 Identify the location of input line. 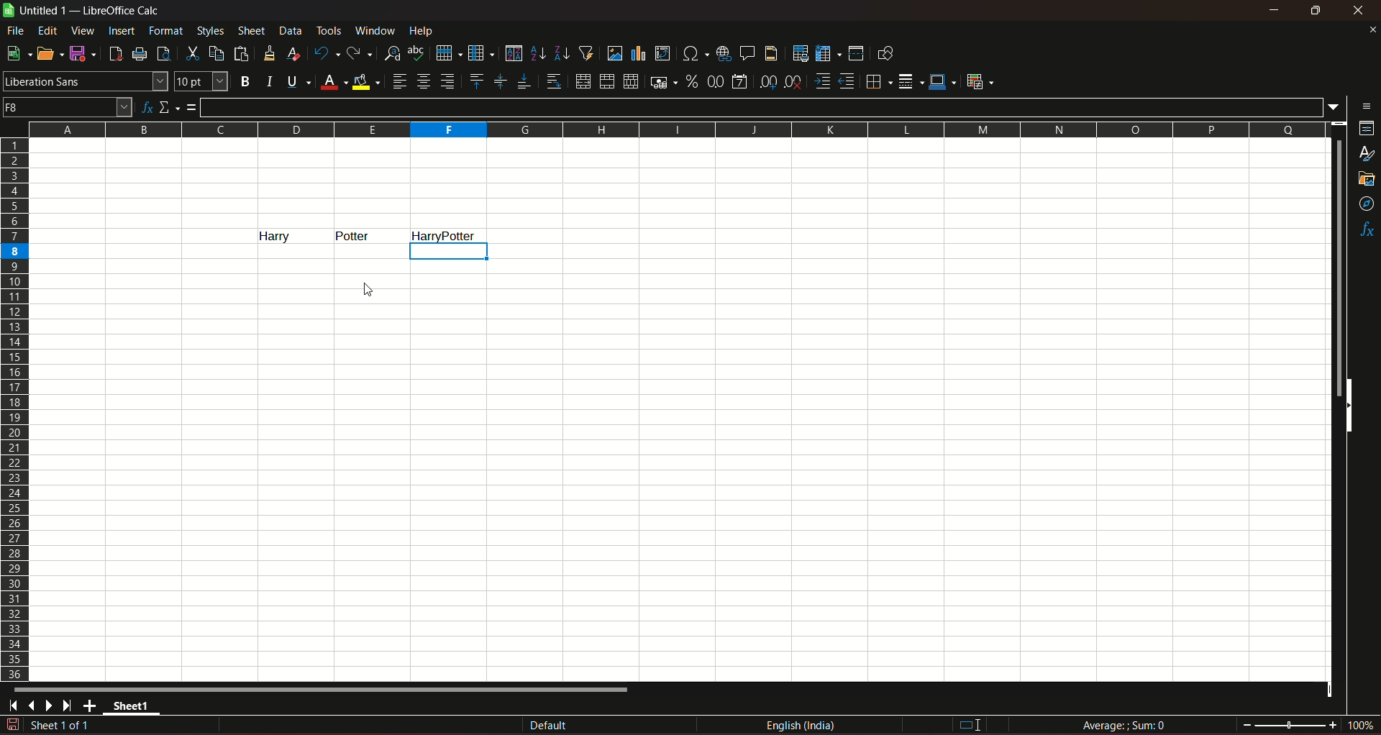
(763, 106).